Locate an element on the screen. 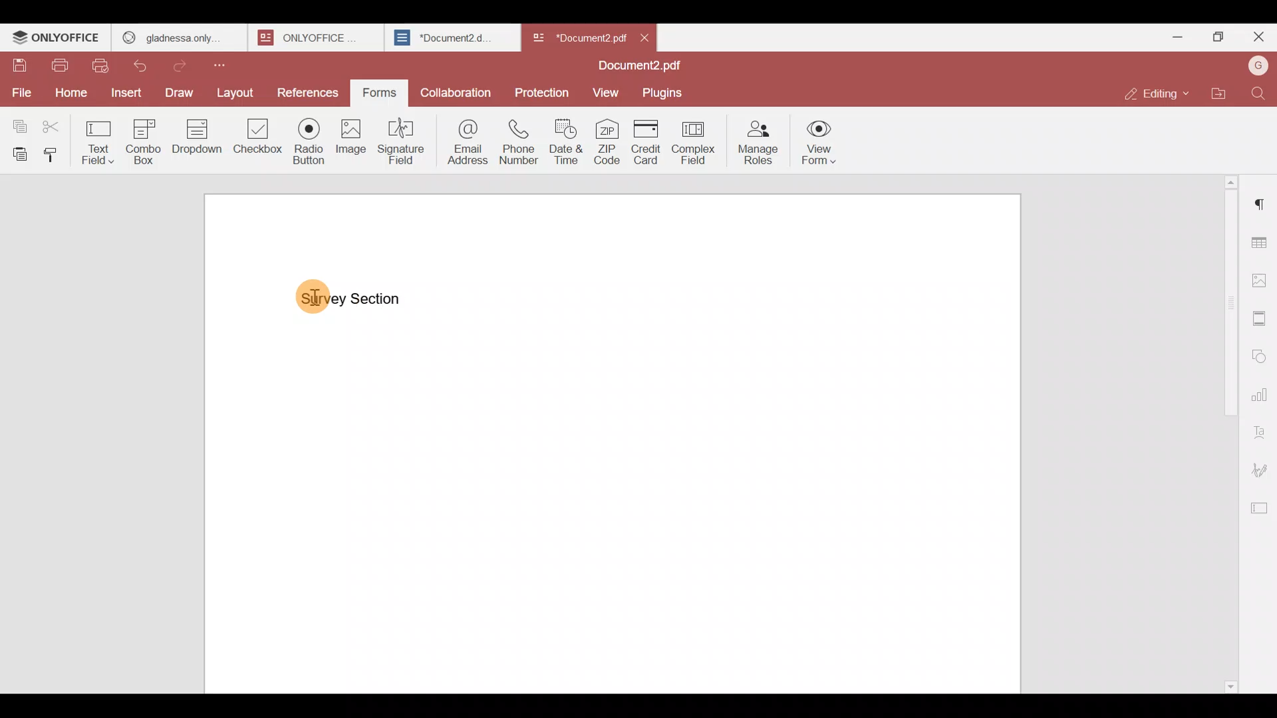 The height and width of the screenshot is (718, 1277). Forms is located at coordinates (374, 93).